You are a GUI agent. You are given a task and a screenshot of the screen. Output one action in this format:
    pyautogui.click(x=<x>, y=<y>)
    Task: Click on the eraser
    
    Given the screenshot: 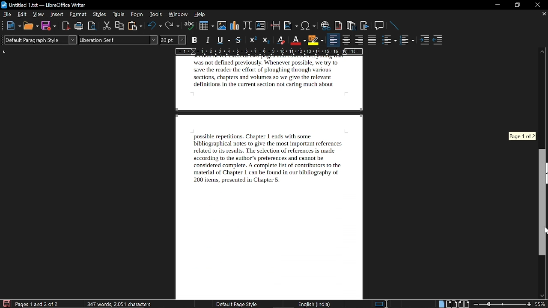 What is the action you would take?
    pyautogui.click(x=281, y=40)
    